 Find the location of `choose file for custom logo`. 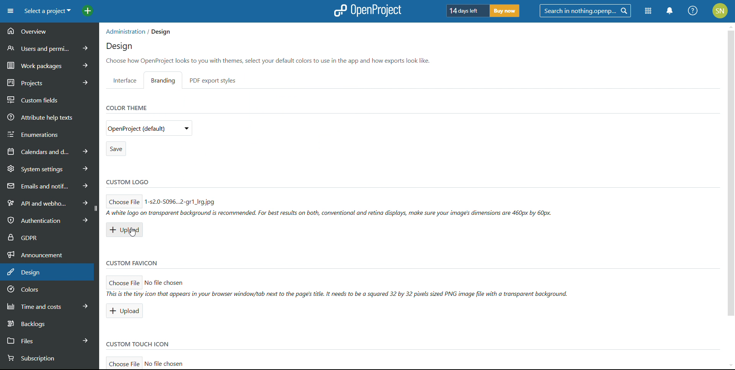

choose file for custom logo is located at coordinates (123, 201).